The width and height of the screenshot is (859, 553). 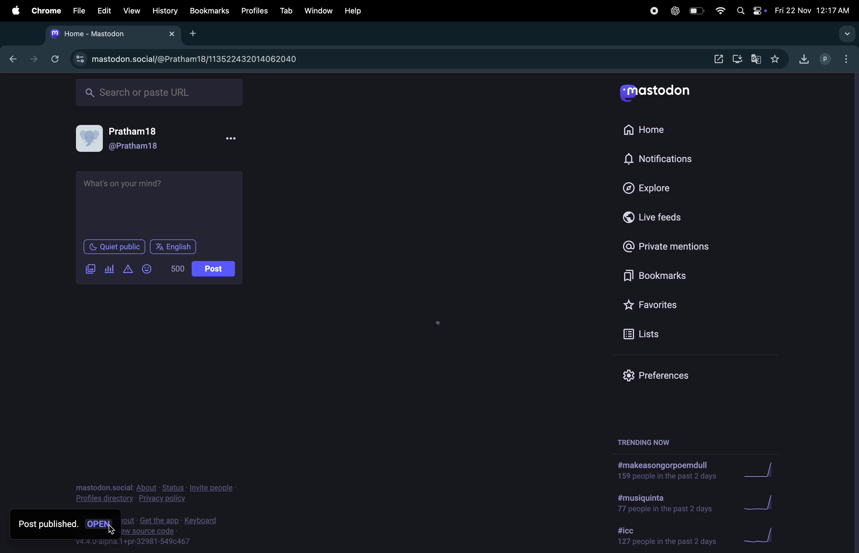 What do you see at coordinates (652, 11) in the screenshot?
I see `record` at bounding box center [652, 11].